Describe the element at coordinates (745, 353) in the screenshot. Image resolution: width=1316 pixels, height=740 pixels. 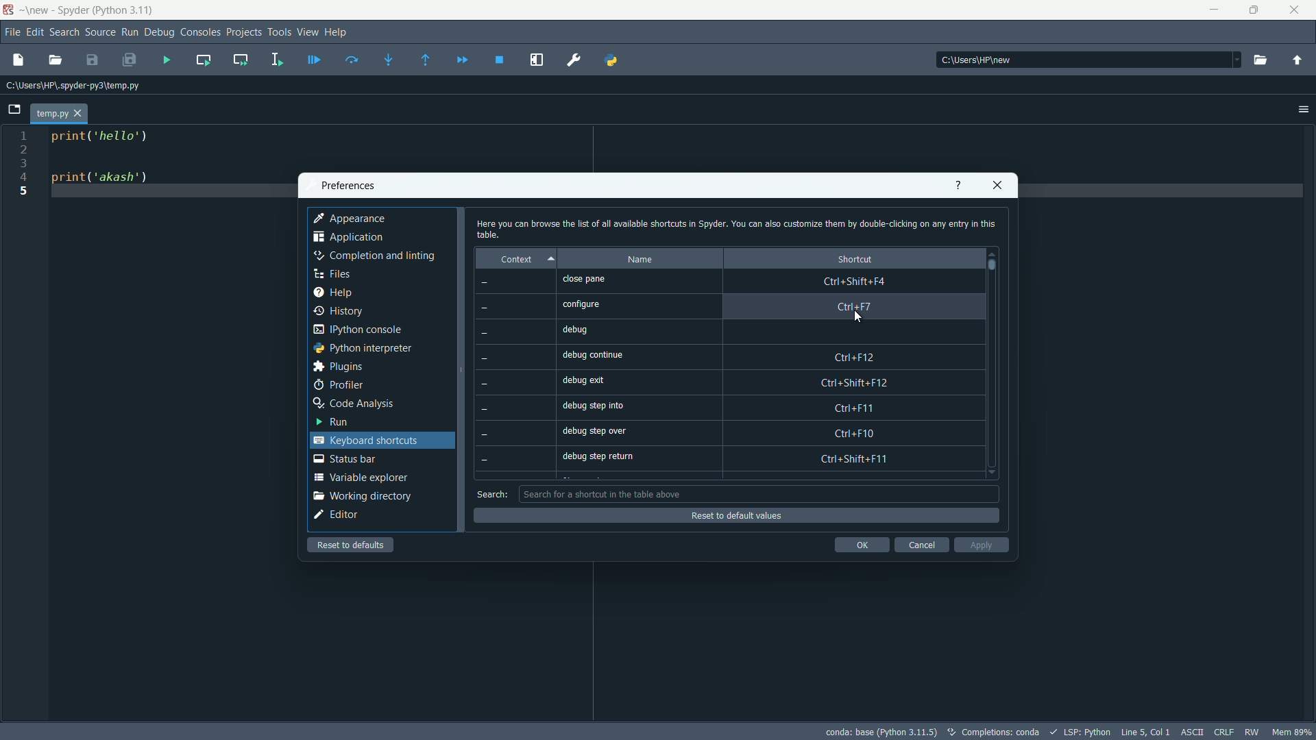
I see `debug continue Ctrl+F12` at that location.